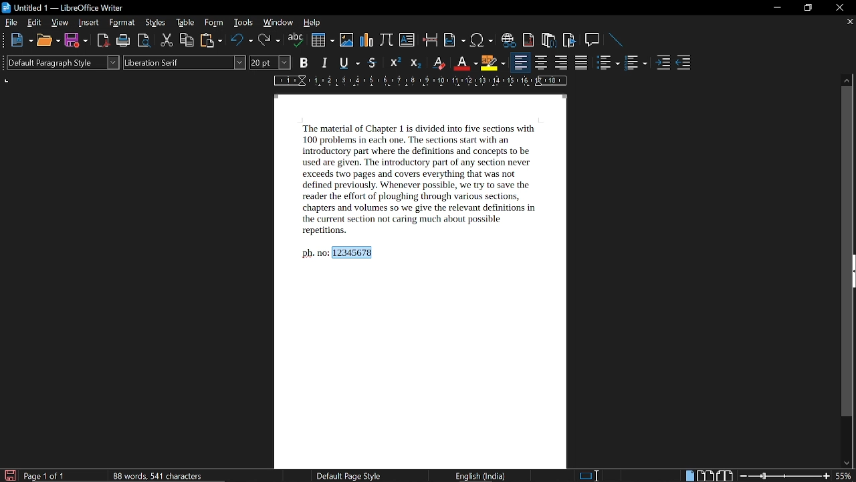  Describe the element at coordinates (663, 63) in the screenshot. I see `increase indent` at that location.